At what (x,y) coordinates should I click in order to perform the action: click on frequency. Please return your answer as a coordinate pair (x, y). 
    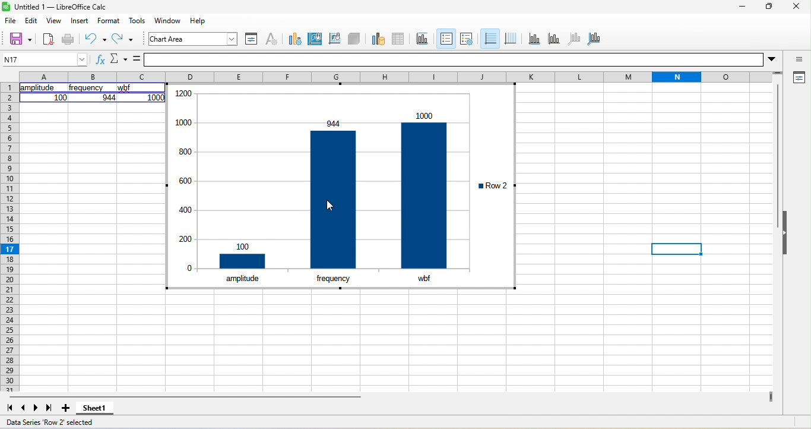
    Looking at the image, I should click on (87, 89).